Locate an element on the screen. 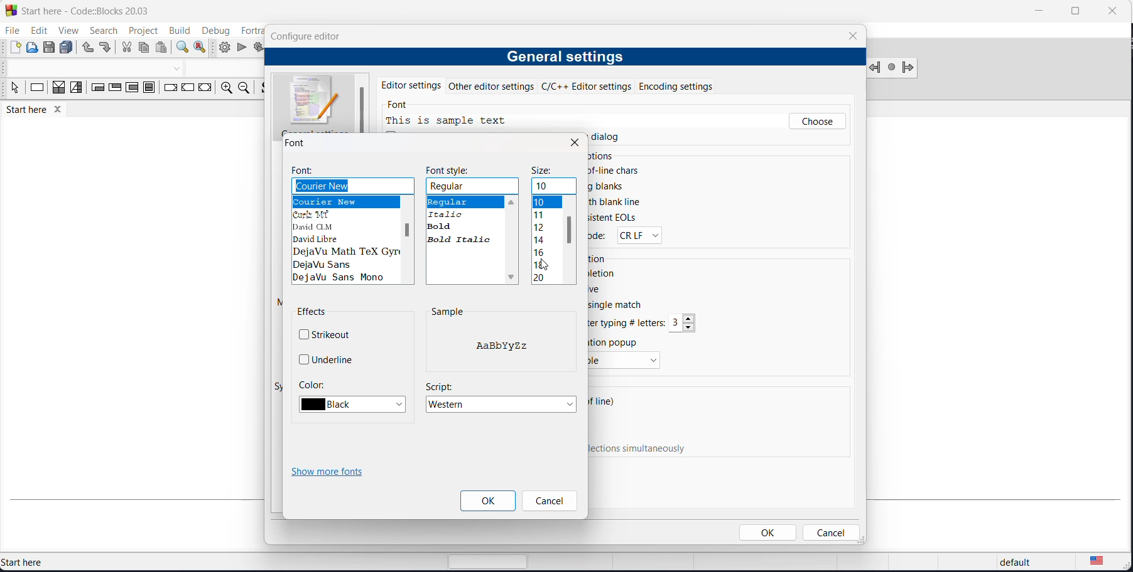 The height and width of the screenshot is (572, 1133). Options is located at coordinates (602, 157).